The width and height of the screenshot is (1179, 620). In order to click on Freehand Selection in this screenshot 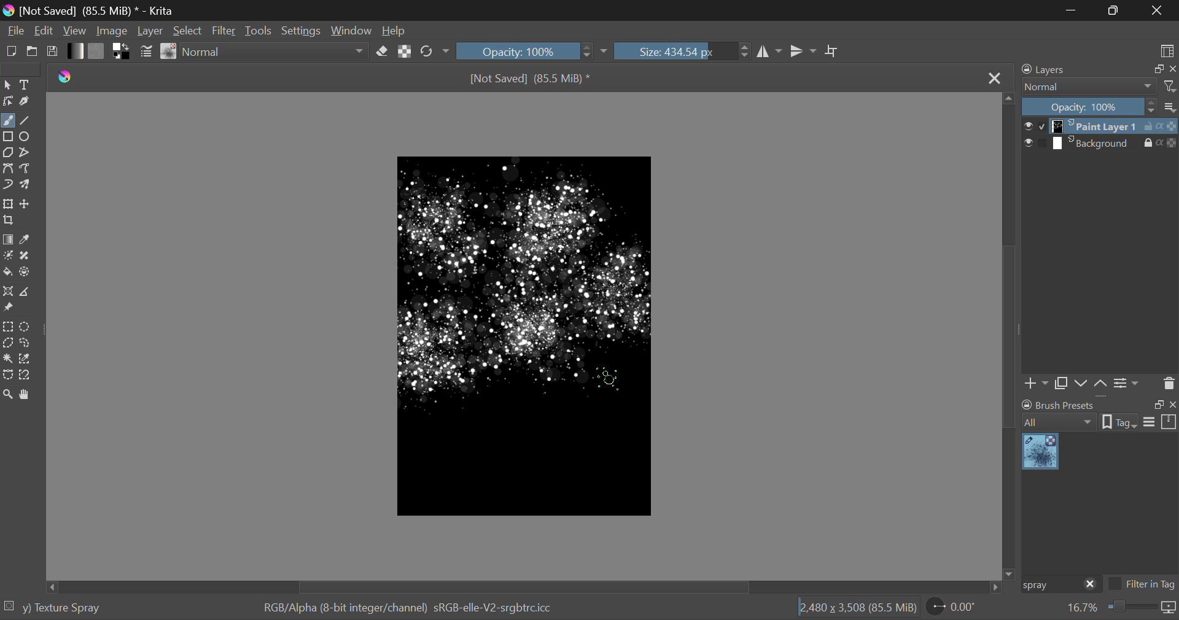, I will do `click(26, 343)`.